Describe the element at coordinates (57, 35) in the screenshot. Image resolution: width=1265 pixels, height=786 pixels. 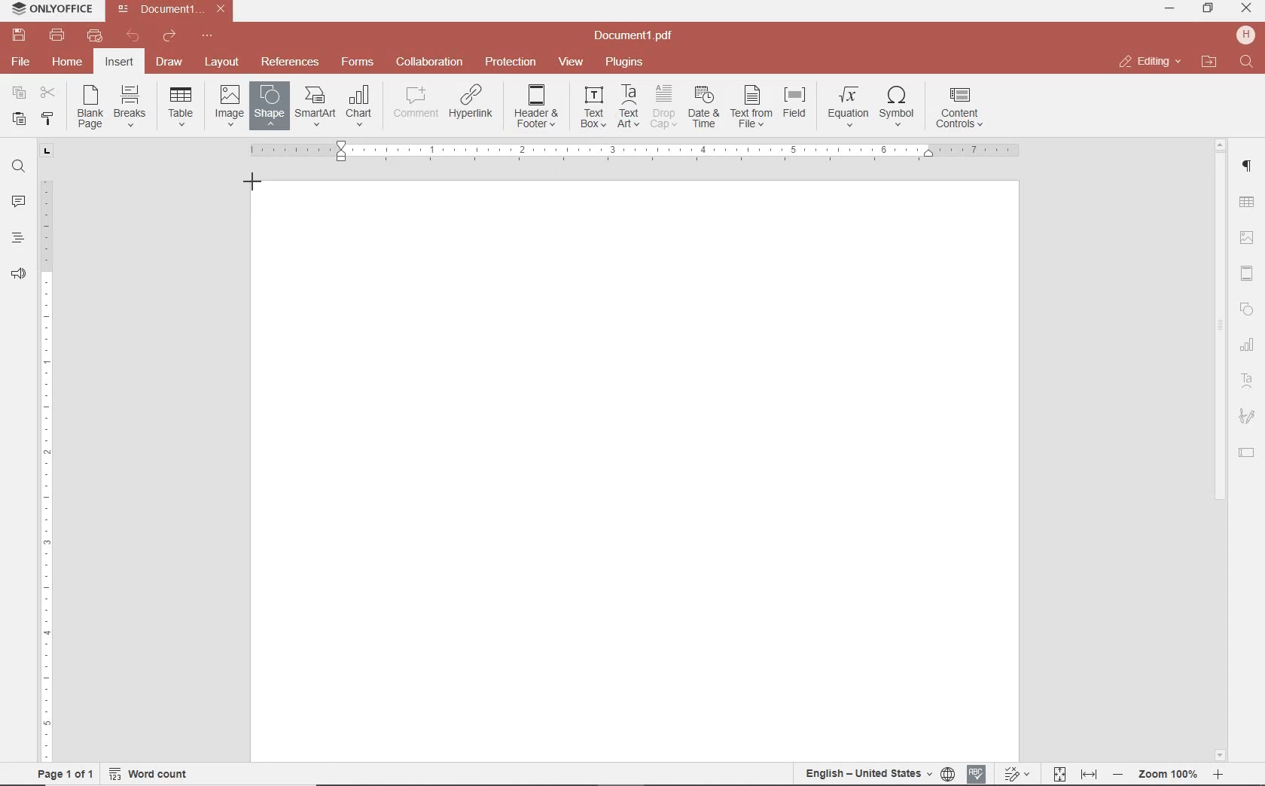
I see `print file` at that location.